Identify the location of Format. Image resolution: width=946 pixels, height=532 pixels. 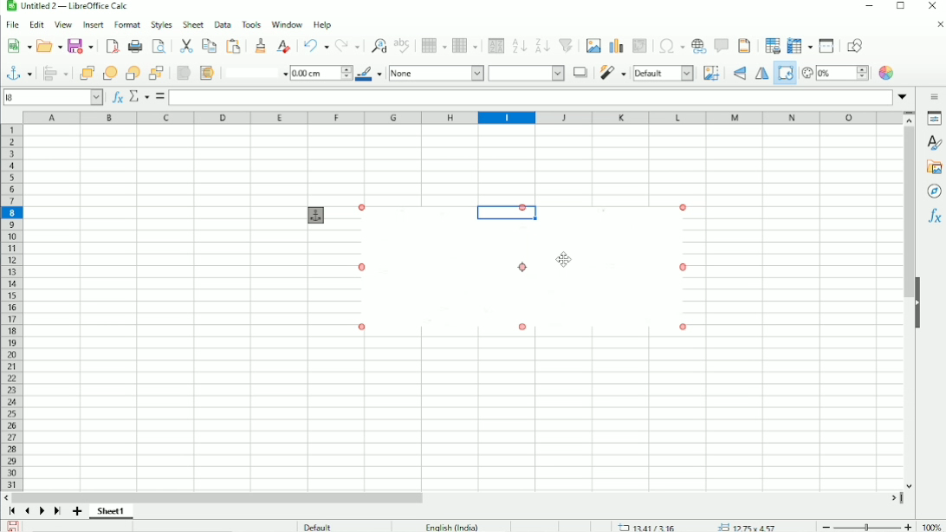
(126, 24).